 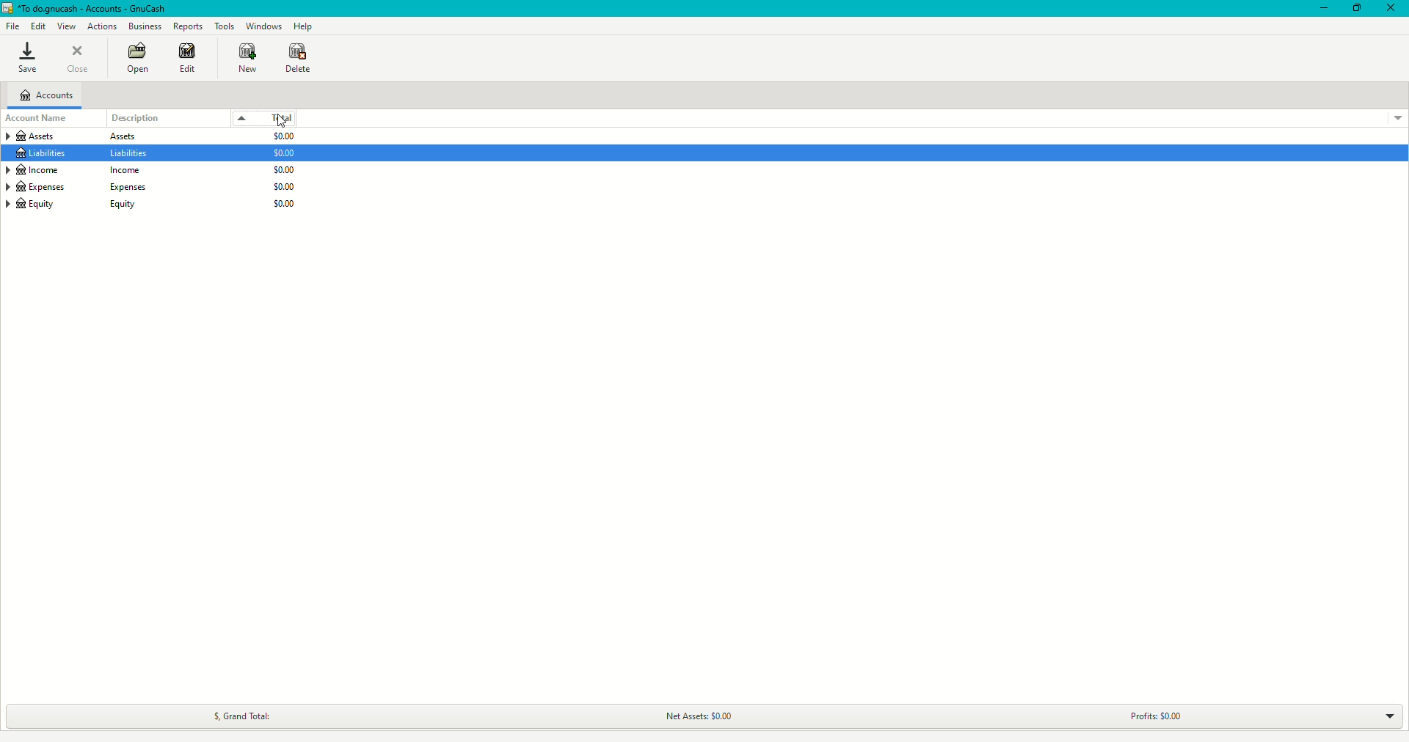 What do you see at coordinates (70, 153) in the screenshot?
I see `liabilities` at bounding box center [70, 153].